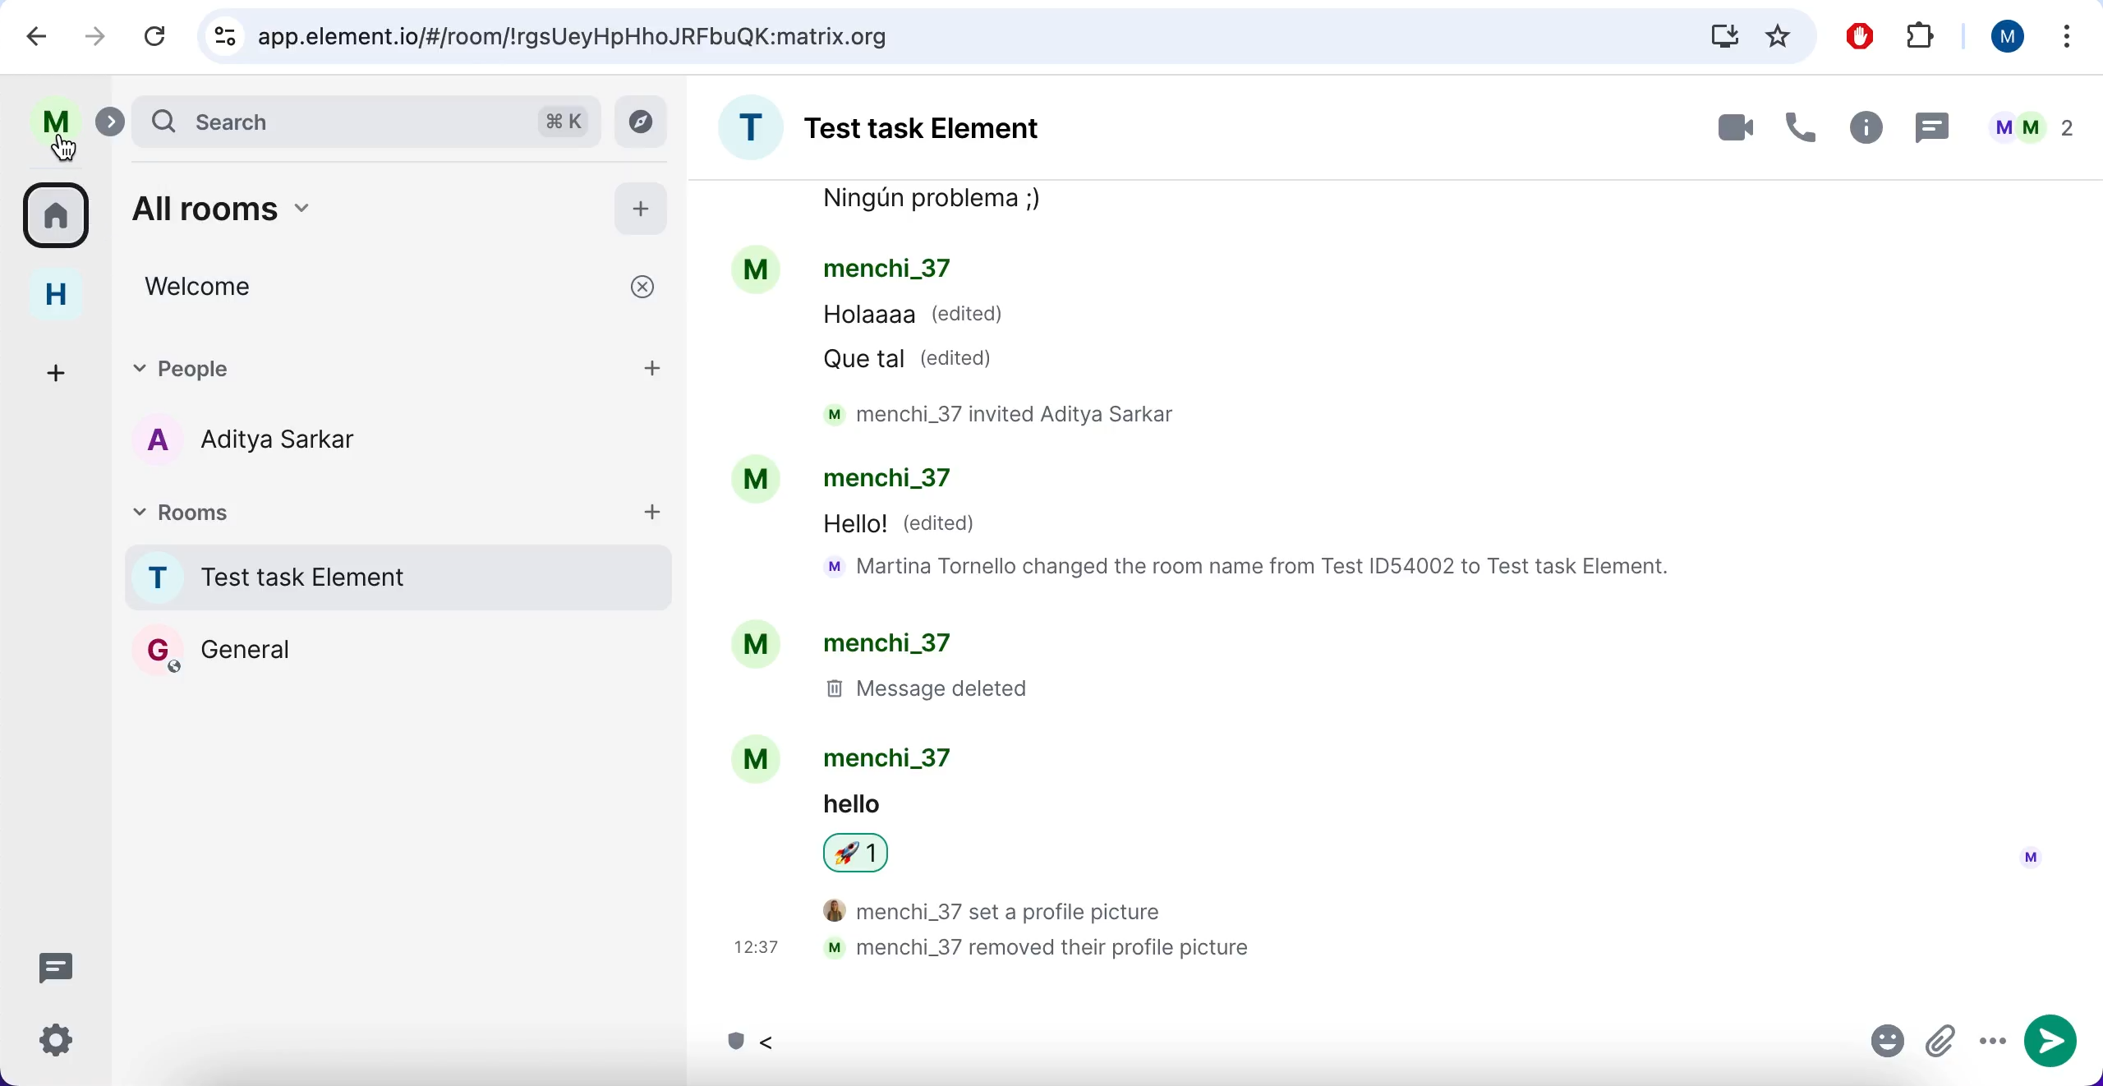 Image resolution: width=2103 pixels, height=1086 pixels. I want to click on extensions, so click(1923, 39).